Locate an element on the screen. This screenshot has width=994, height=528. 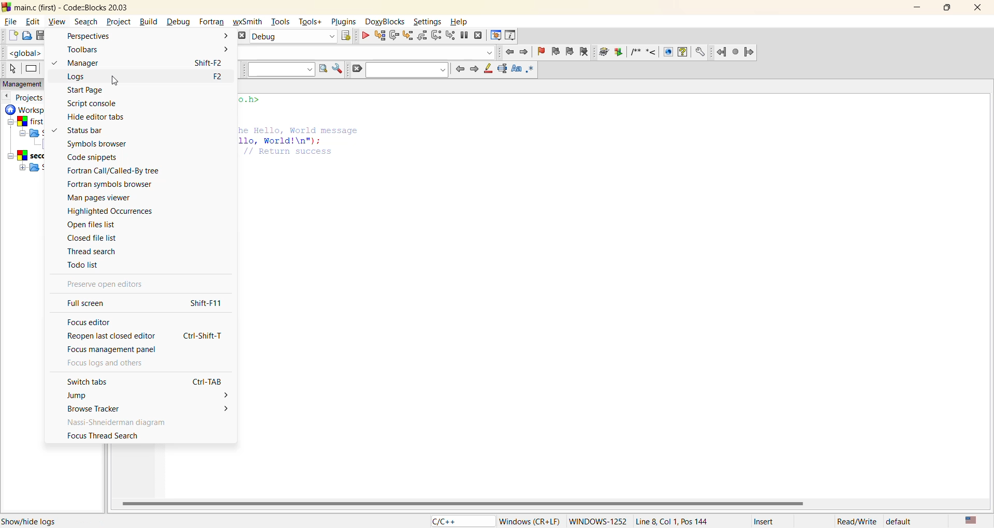
focus management panel is located at coordinates (125, 349).